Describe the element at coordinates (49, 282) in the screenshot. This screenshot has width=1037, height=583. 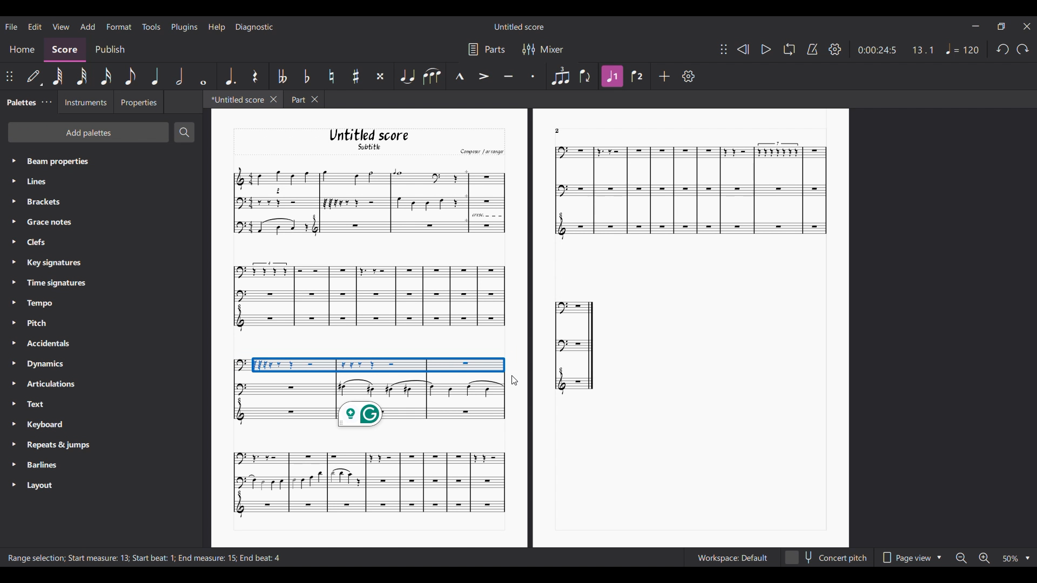
I see `» Time signature:` at that location.